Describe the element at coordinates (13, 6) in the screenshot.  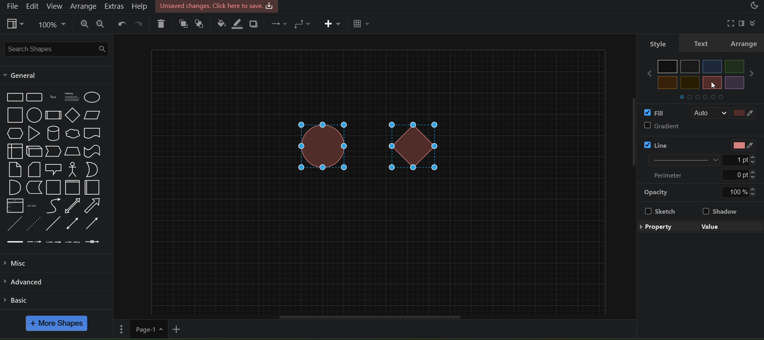
I see `file` at that location.